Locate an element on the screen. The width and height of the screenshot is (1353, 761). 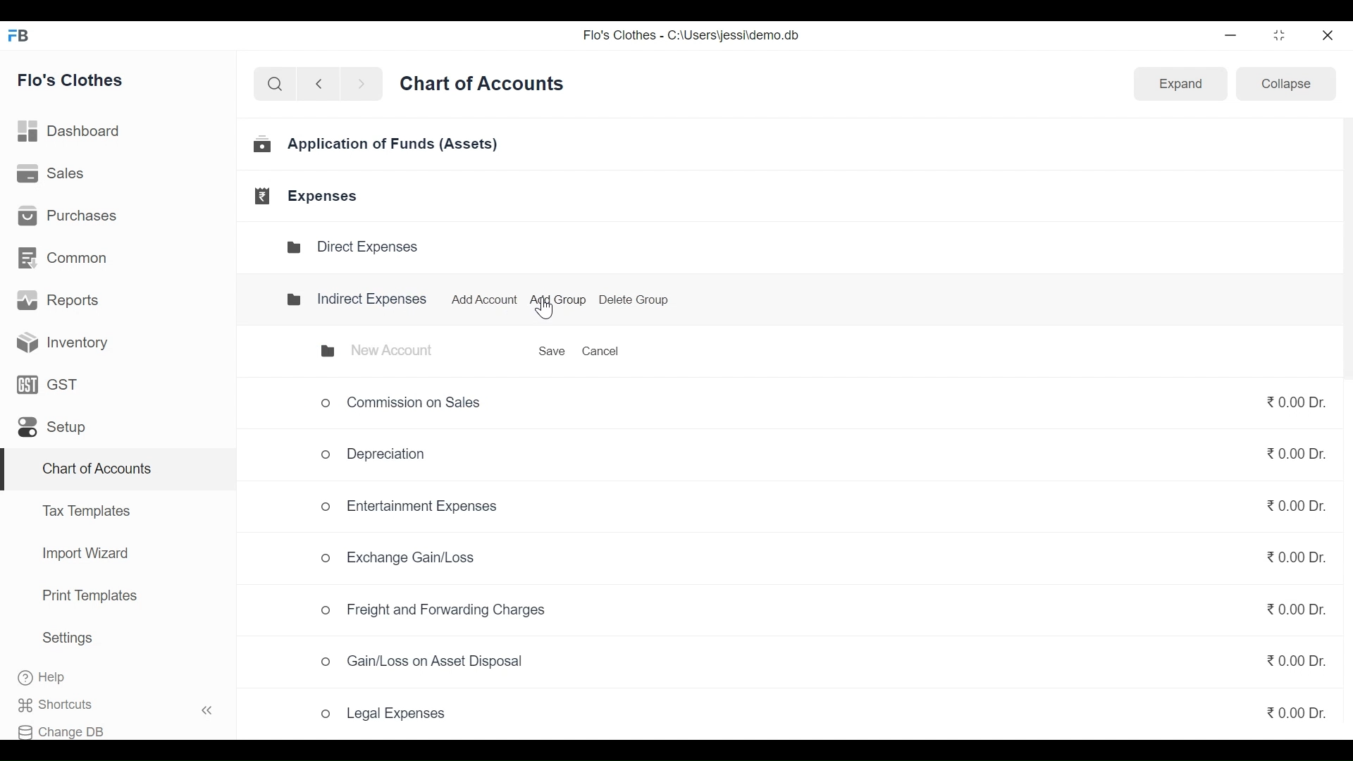
Add Group is located at coordinates (555, 300).